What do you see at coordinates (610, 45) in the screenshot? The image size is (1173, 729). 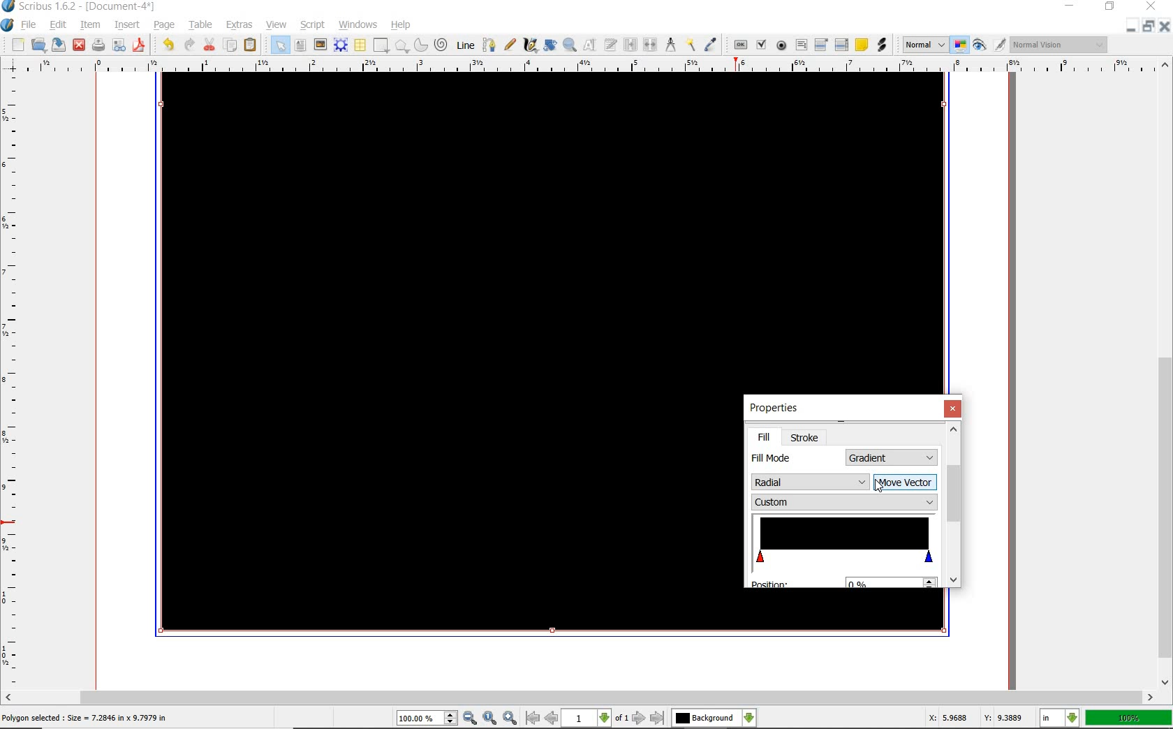 I see `edit text with story editor` at bounding box center [610, 45].